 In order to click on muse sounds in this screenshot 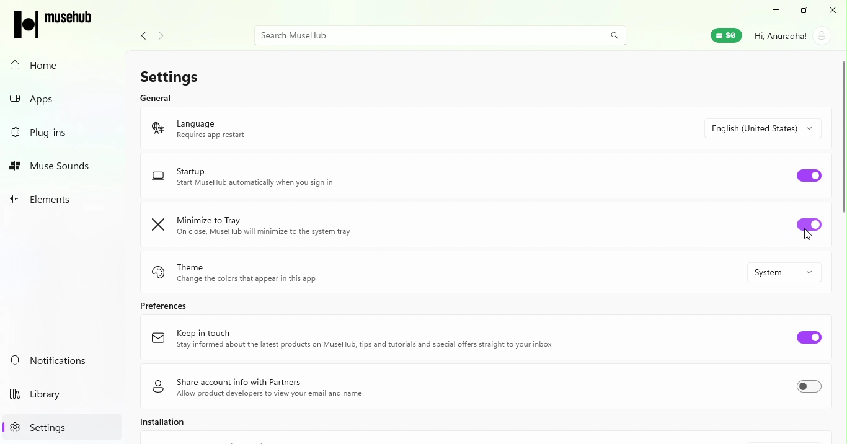, I will do `click(53, 167)`.